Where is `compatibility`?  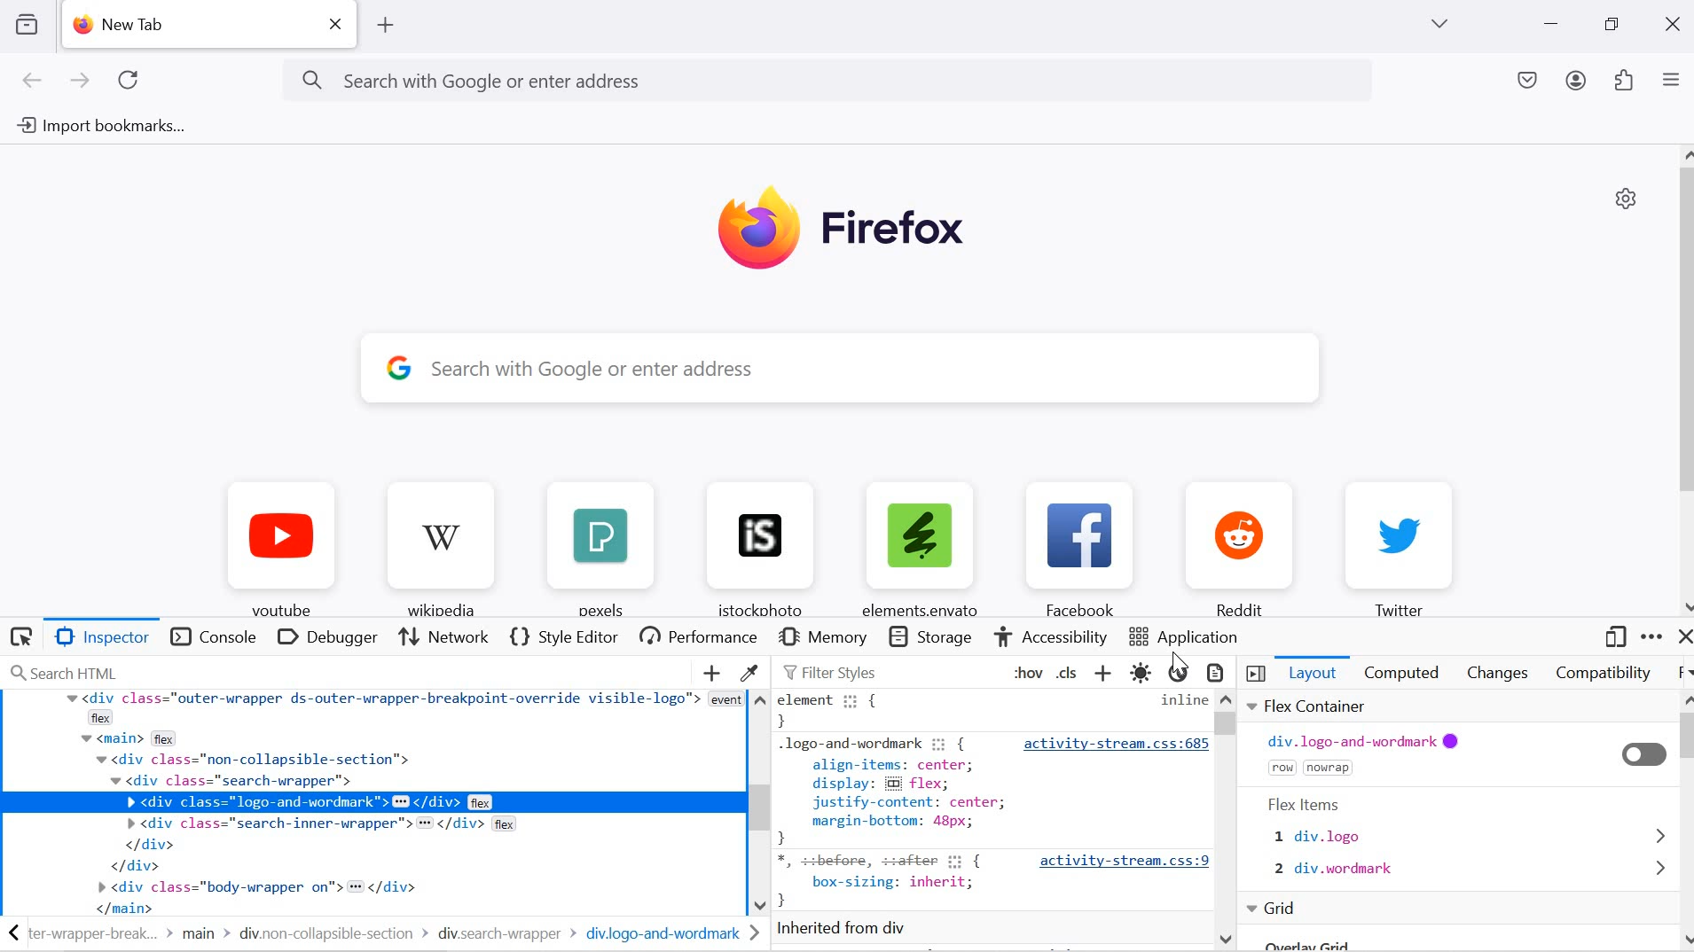
compatibility is located at coordinates (1607, 672).